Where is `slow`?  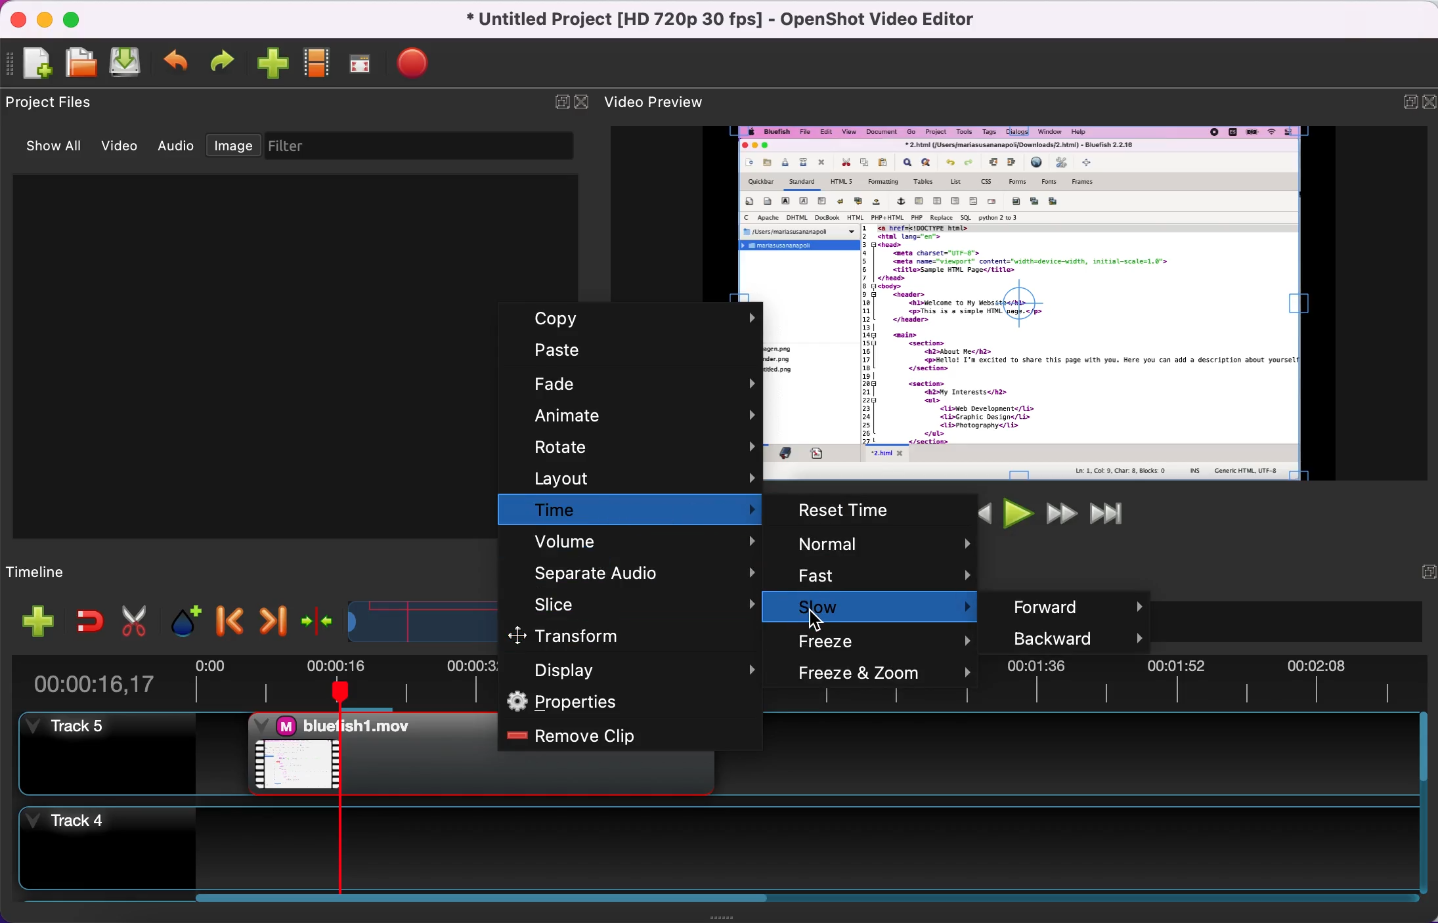 slow is located at coordinates (886, 607).